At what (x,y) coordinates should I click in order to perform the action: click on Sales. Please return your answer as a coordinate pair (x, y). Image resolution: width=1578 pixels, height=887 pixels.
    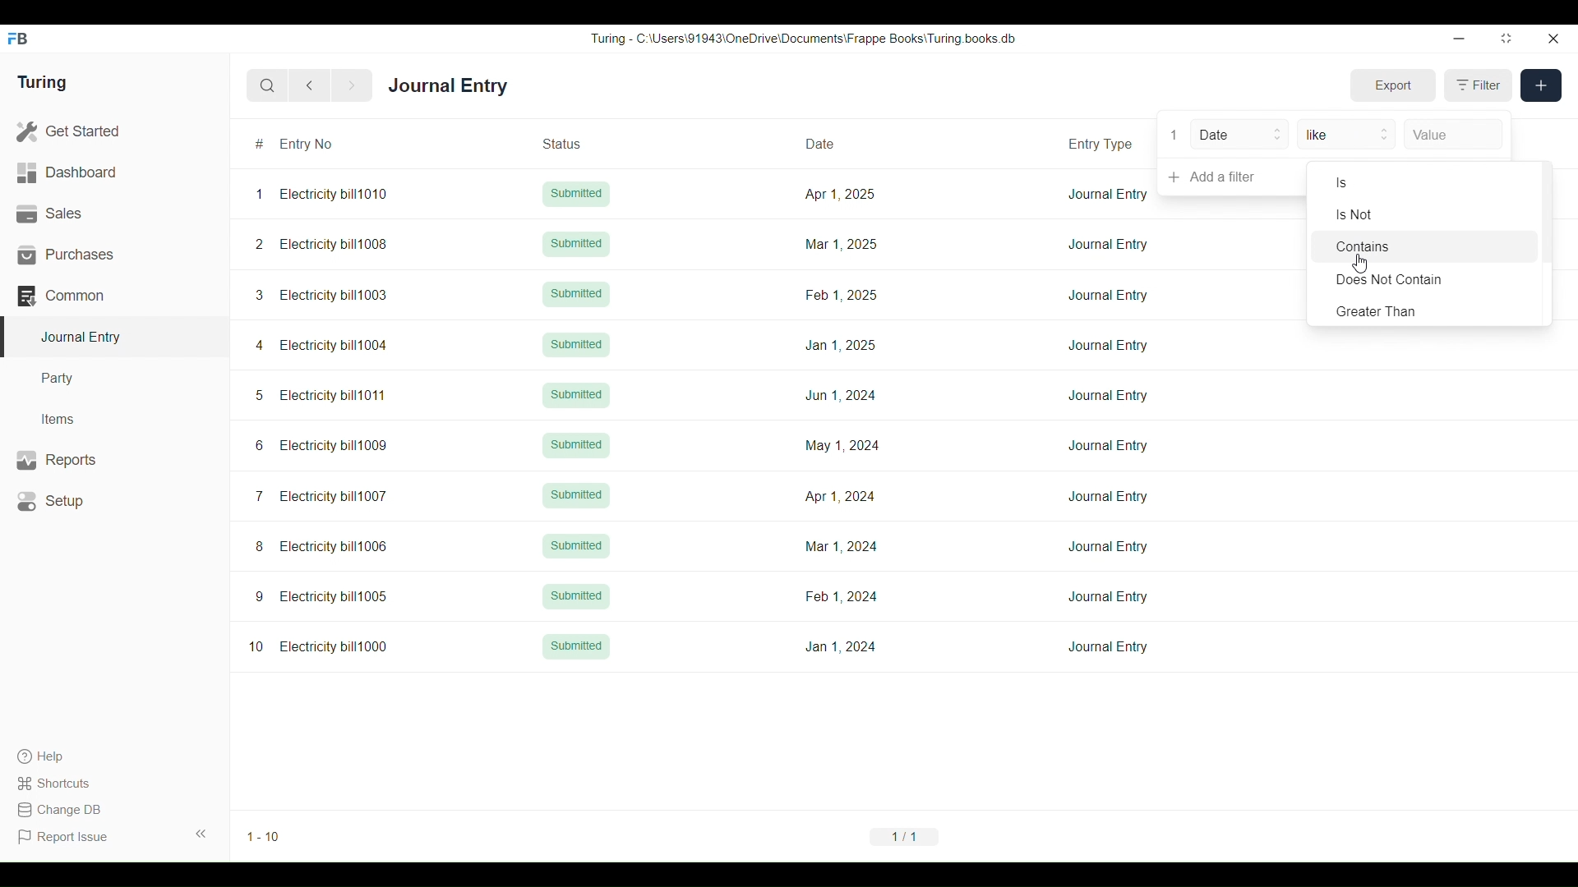
    Looking at the image, I should click on (114, 214).